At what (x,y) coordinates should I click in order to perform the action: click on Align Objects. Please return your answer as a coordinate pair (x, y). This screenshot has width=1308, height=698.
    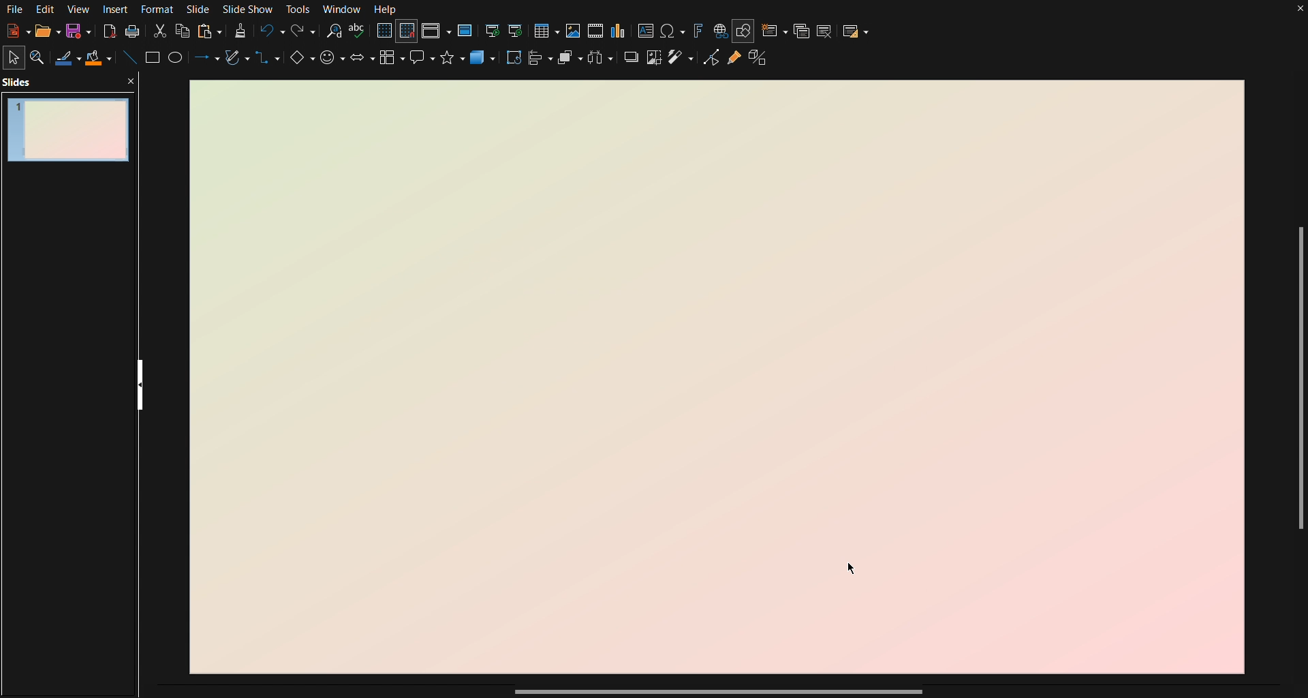
    Looking at the image, I should click on (542, 62).